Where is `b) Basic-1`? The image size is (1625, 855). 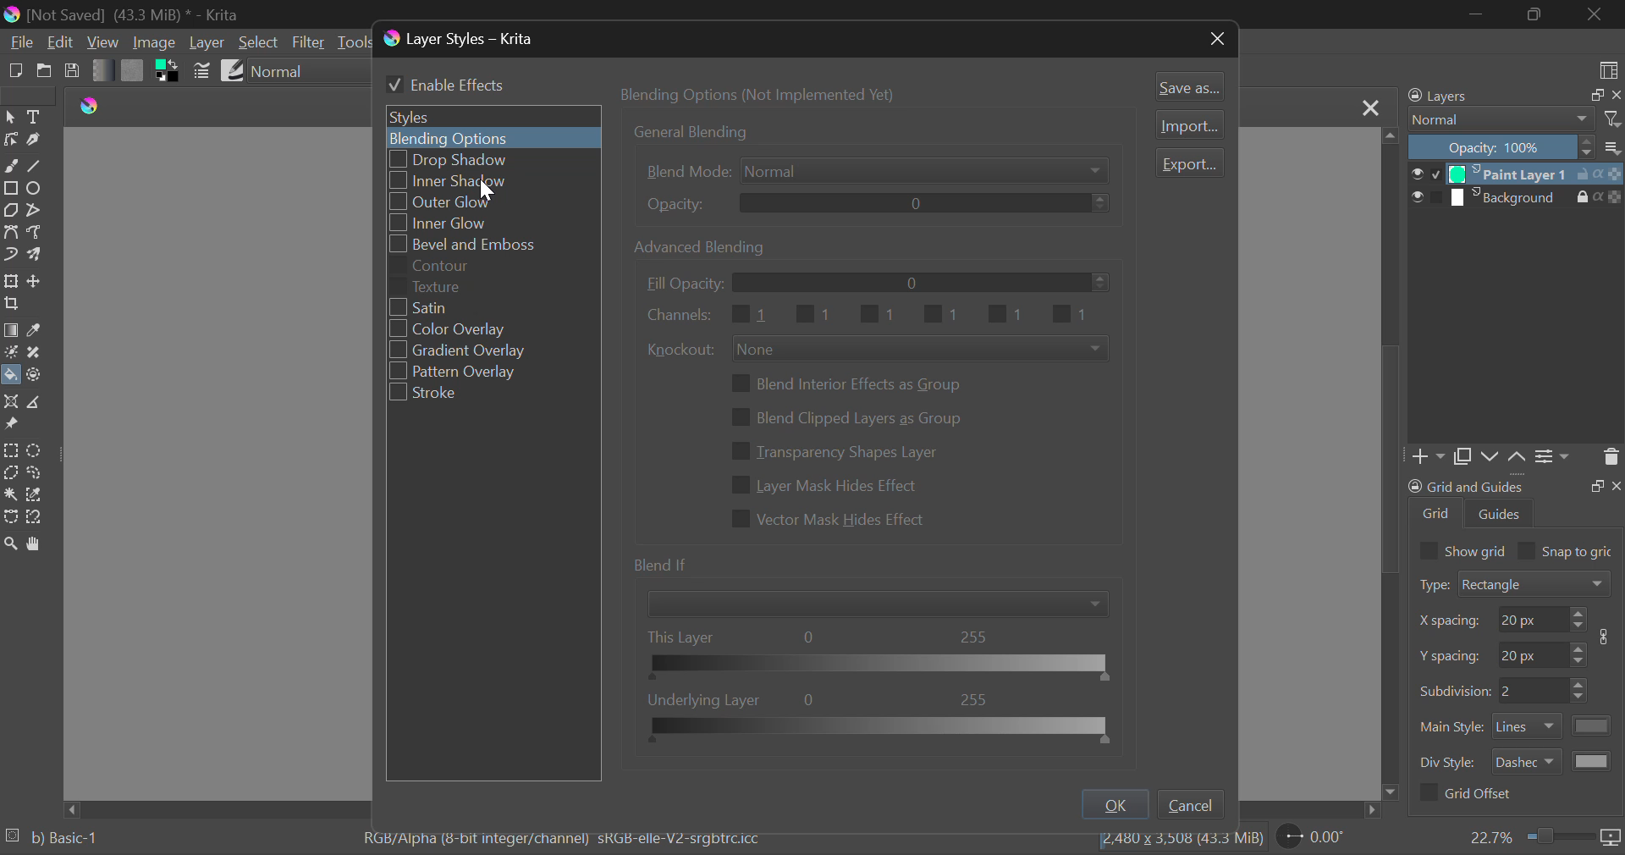
b) Basic-1 is located at coordinates (66, 838).